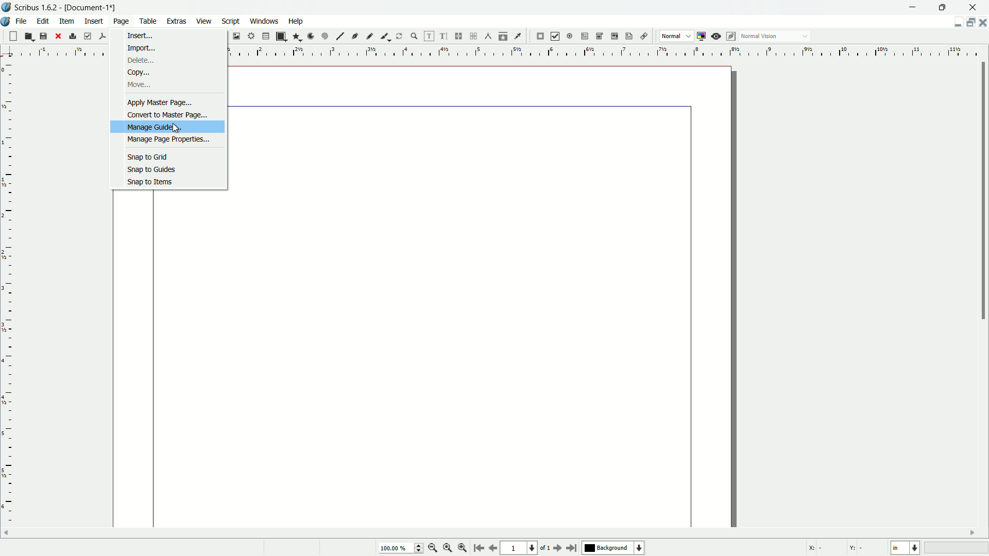  What do you see at coordinates (400, 549) in the screenshot?
I see `current zoom percentage` at bounding box center [400, 549].